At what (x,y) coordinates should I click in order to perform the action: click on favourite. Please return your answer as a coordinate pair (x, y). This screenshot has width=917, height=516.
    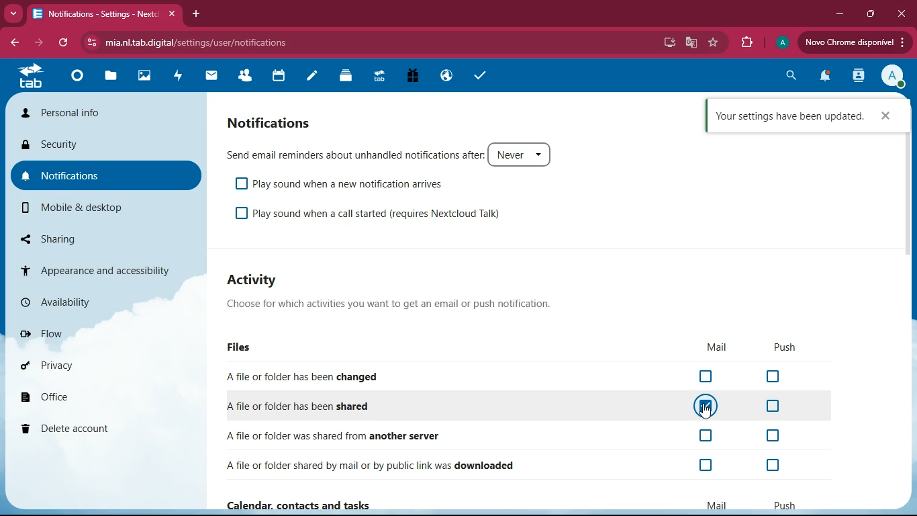
    Looking at the image, I should click on (715, 43).